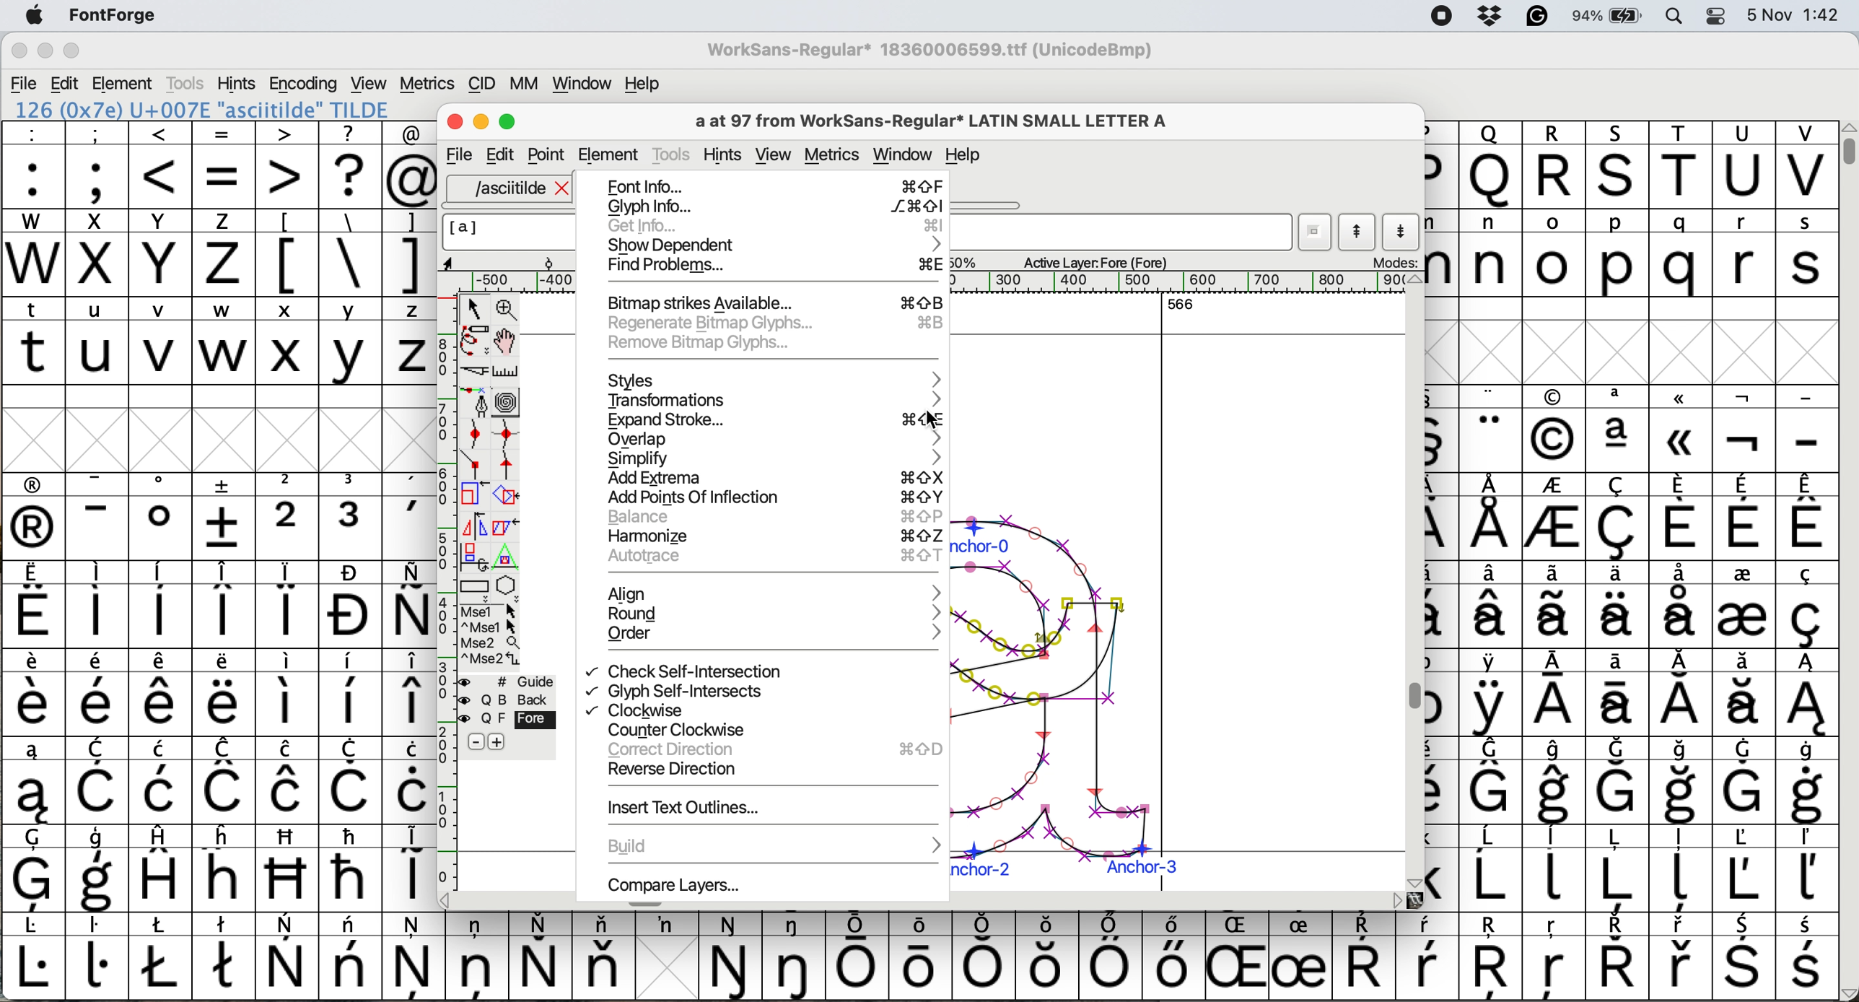 The image size is (1859, 1002). Describe the element at coordinates (412, 780) in the screenshot. I see `symbol` at that location.